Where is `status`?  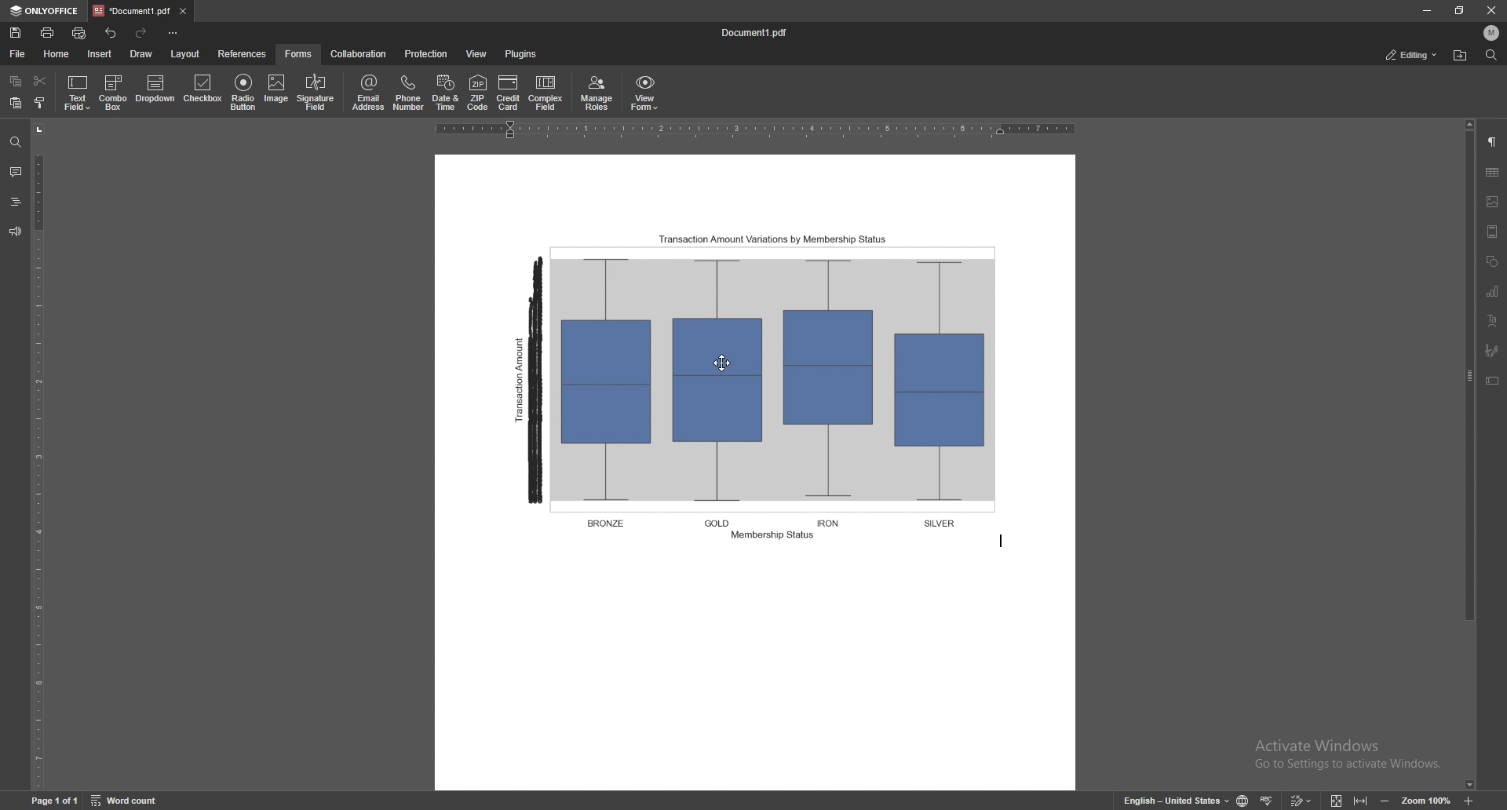
status is located at coordinates (1410, 54).